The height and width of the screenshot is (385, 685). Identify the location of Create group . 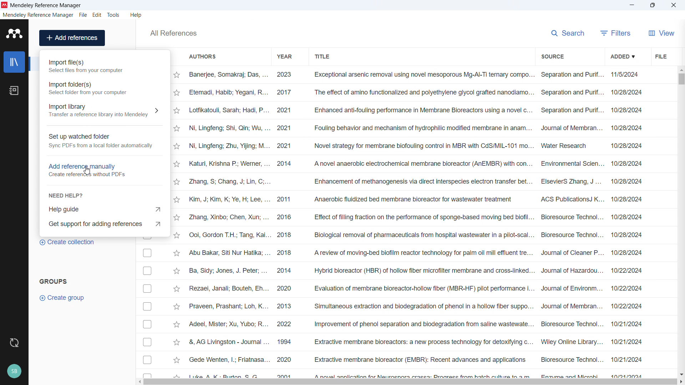
(63, 298).